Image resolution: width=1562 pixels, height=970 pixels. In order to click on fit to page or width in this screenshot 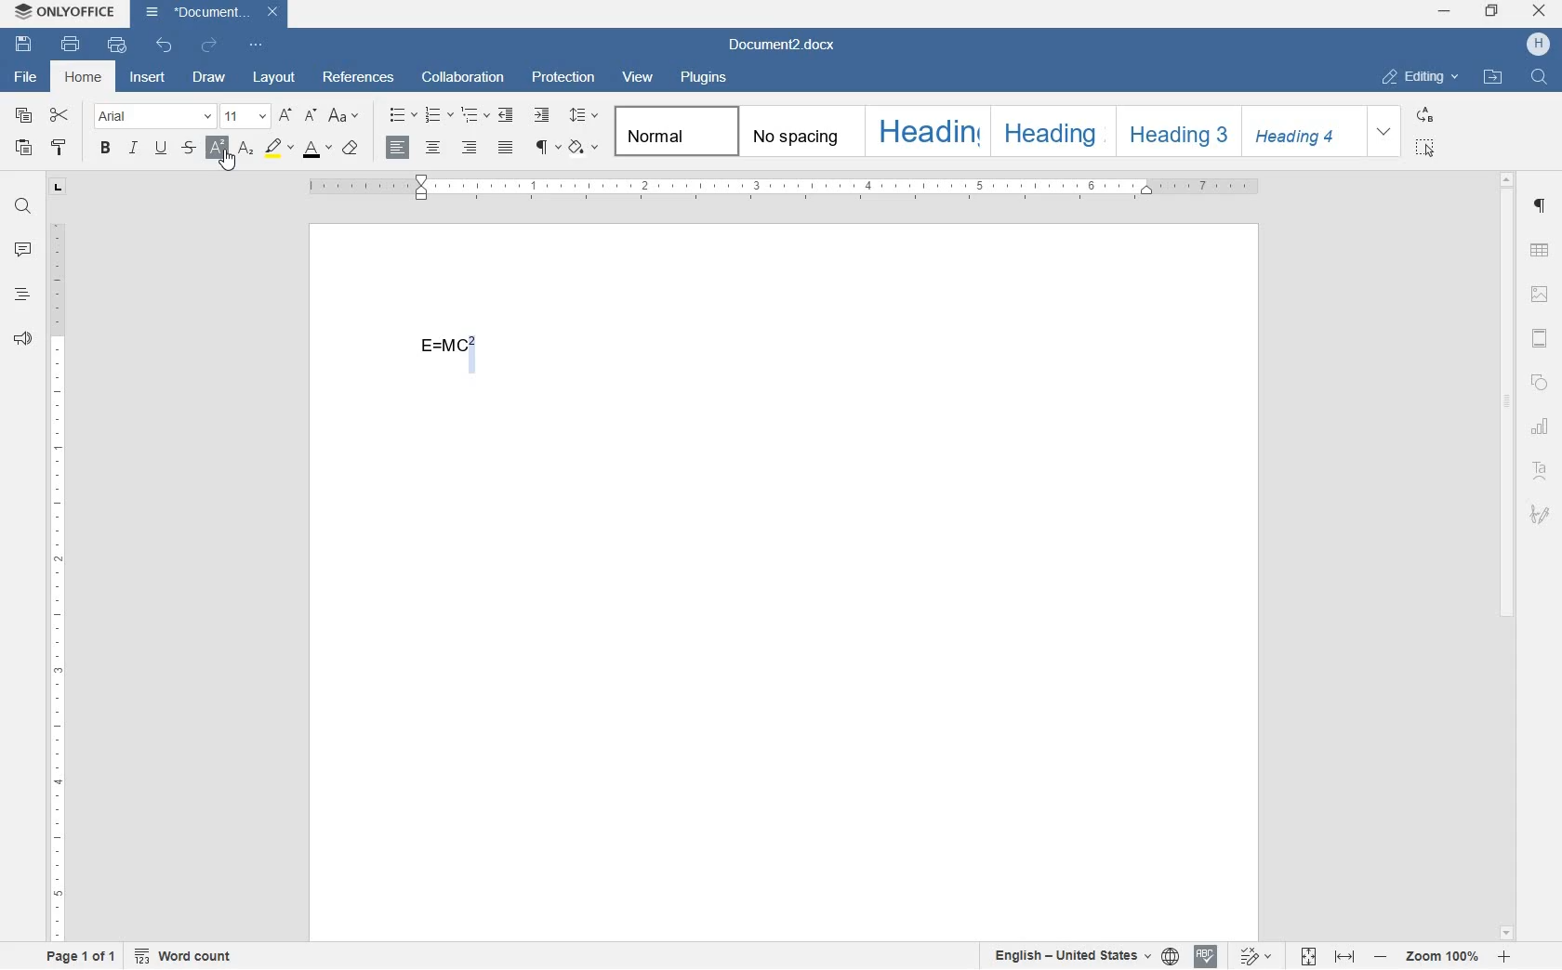, I will do `click(1326, 956)`.